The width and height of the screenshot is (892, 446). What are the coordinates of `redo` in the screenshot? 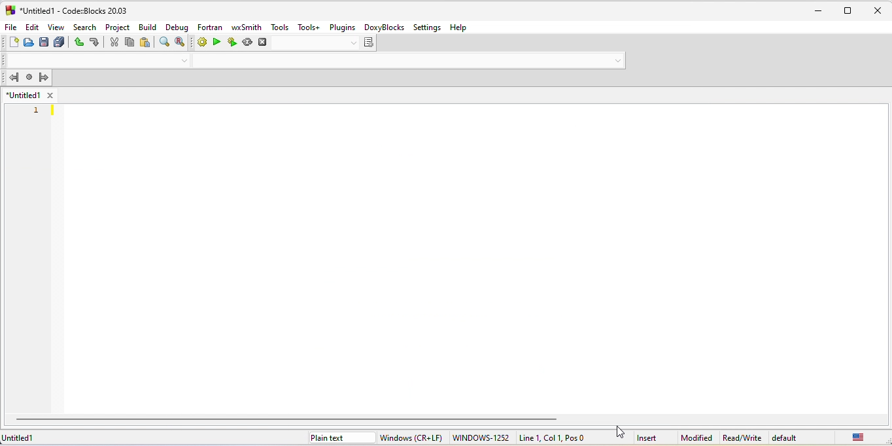 It's located at (95, 42).